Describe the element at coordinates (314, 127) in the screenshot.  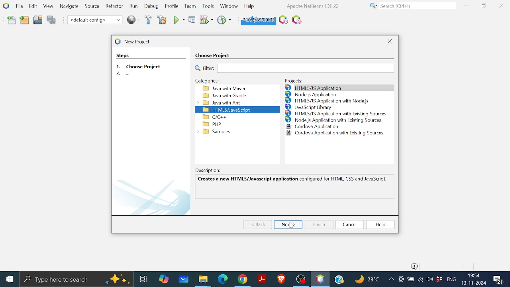
I see `Cordova Application` at that location.